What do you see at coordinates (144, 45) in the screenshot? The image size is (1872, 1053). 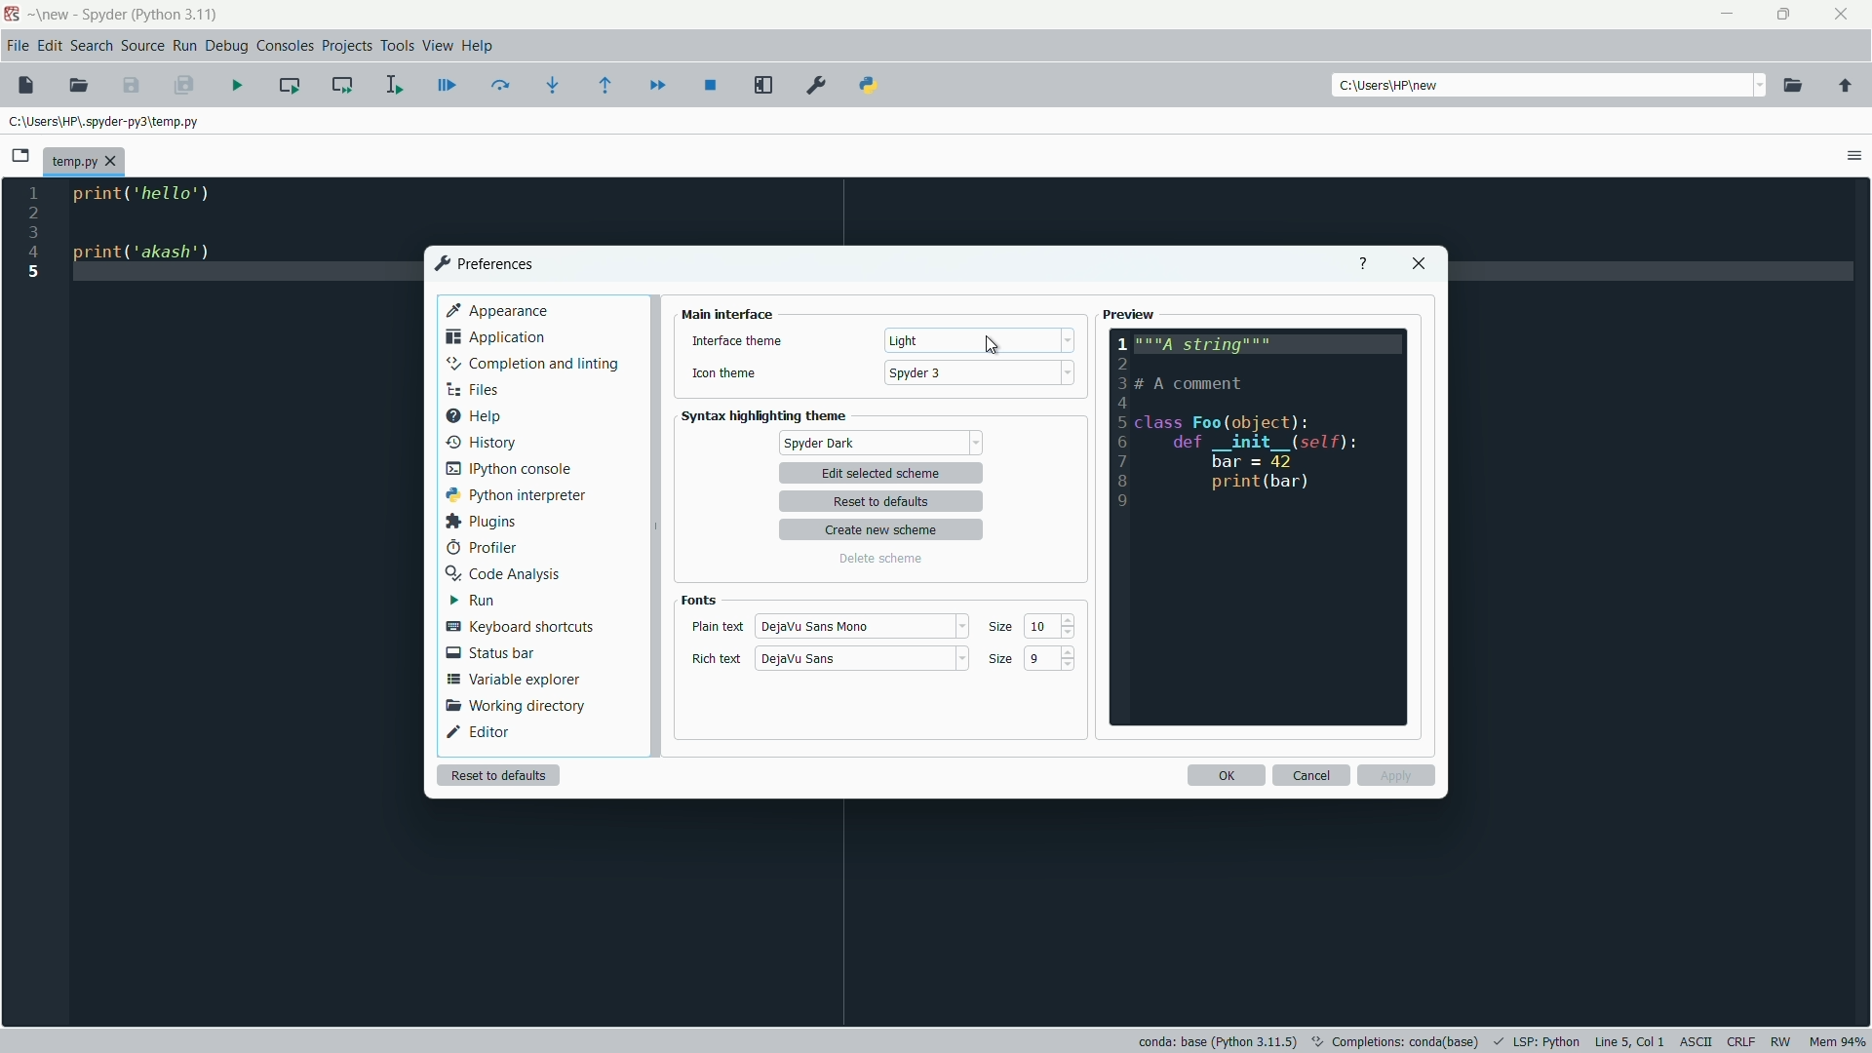 I see `source menu` at bounding box center [144, 45].